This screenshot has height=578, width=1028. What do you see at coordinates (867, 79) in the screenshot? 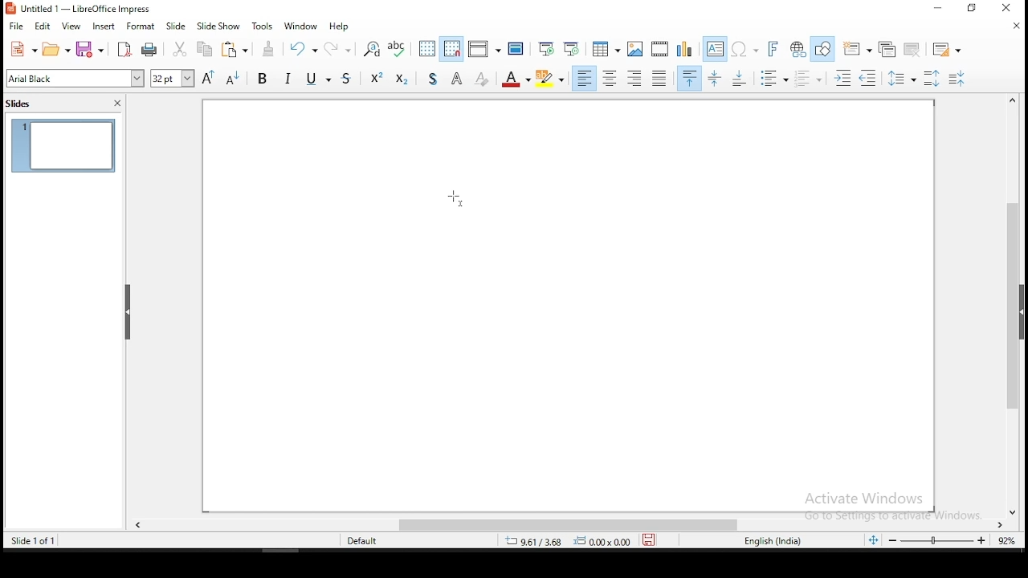
I see `Decrease Indent` at bounding box center [867, 79].